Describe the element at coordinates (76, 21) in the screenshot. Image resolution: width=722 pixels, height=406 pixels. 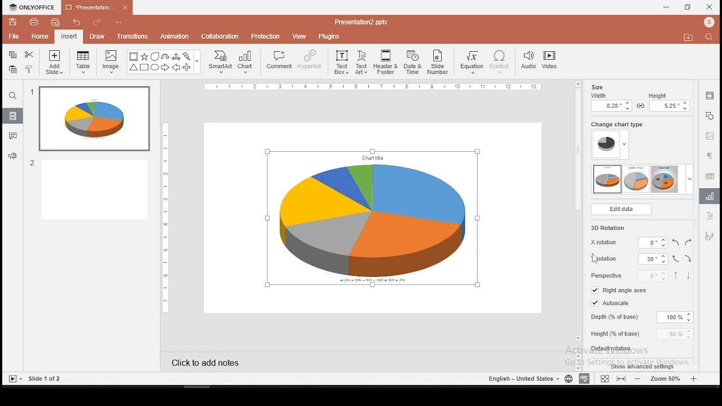
I see `undo` at that location.